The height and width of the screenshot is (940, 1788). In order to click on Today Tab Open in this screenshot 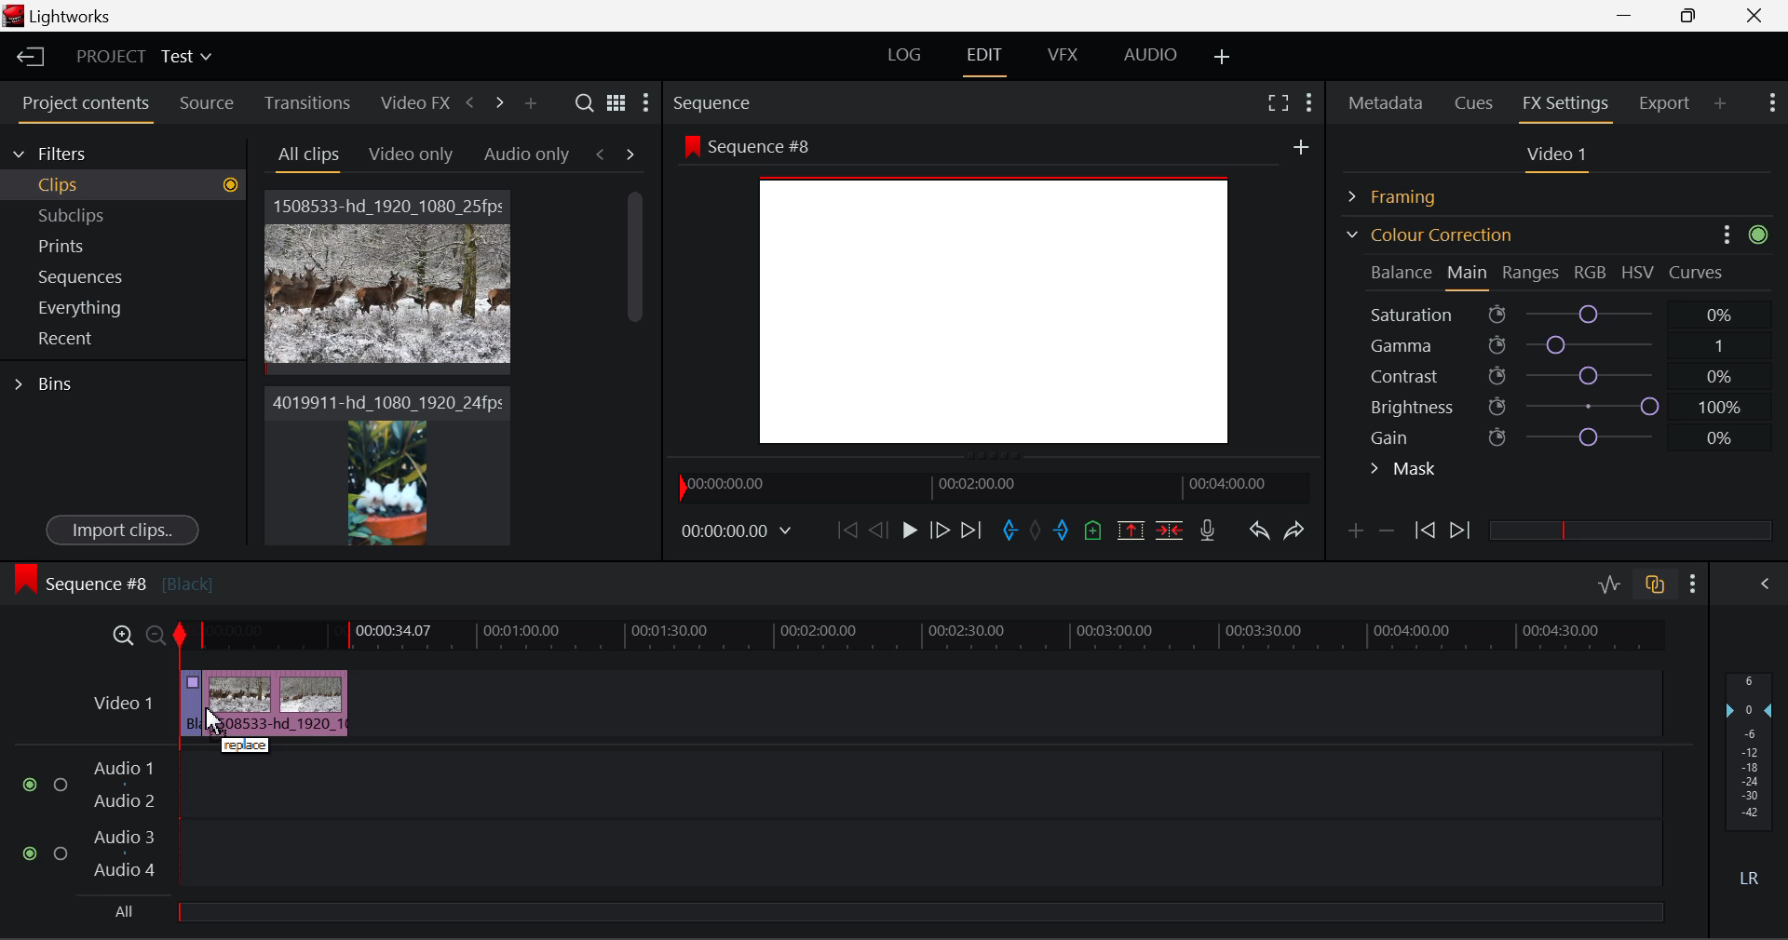, I will do `click(308, 155)`.